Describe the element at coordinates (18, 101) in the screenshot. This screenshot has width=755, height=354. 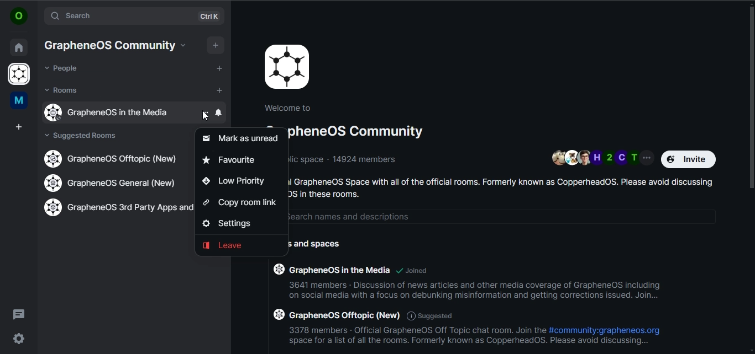
I see `me` at that location.